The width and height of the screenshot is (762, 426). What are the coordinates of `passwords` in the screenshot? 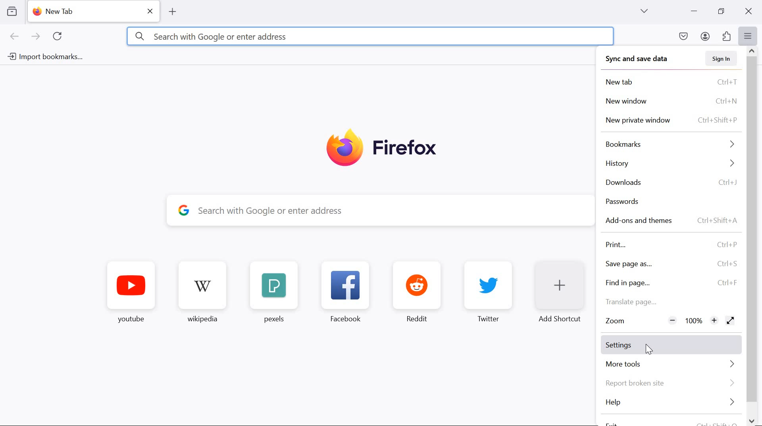 It's located at (668, 201).